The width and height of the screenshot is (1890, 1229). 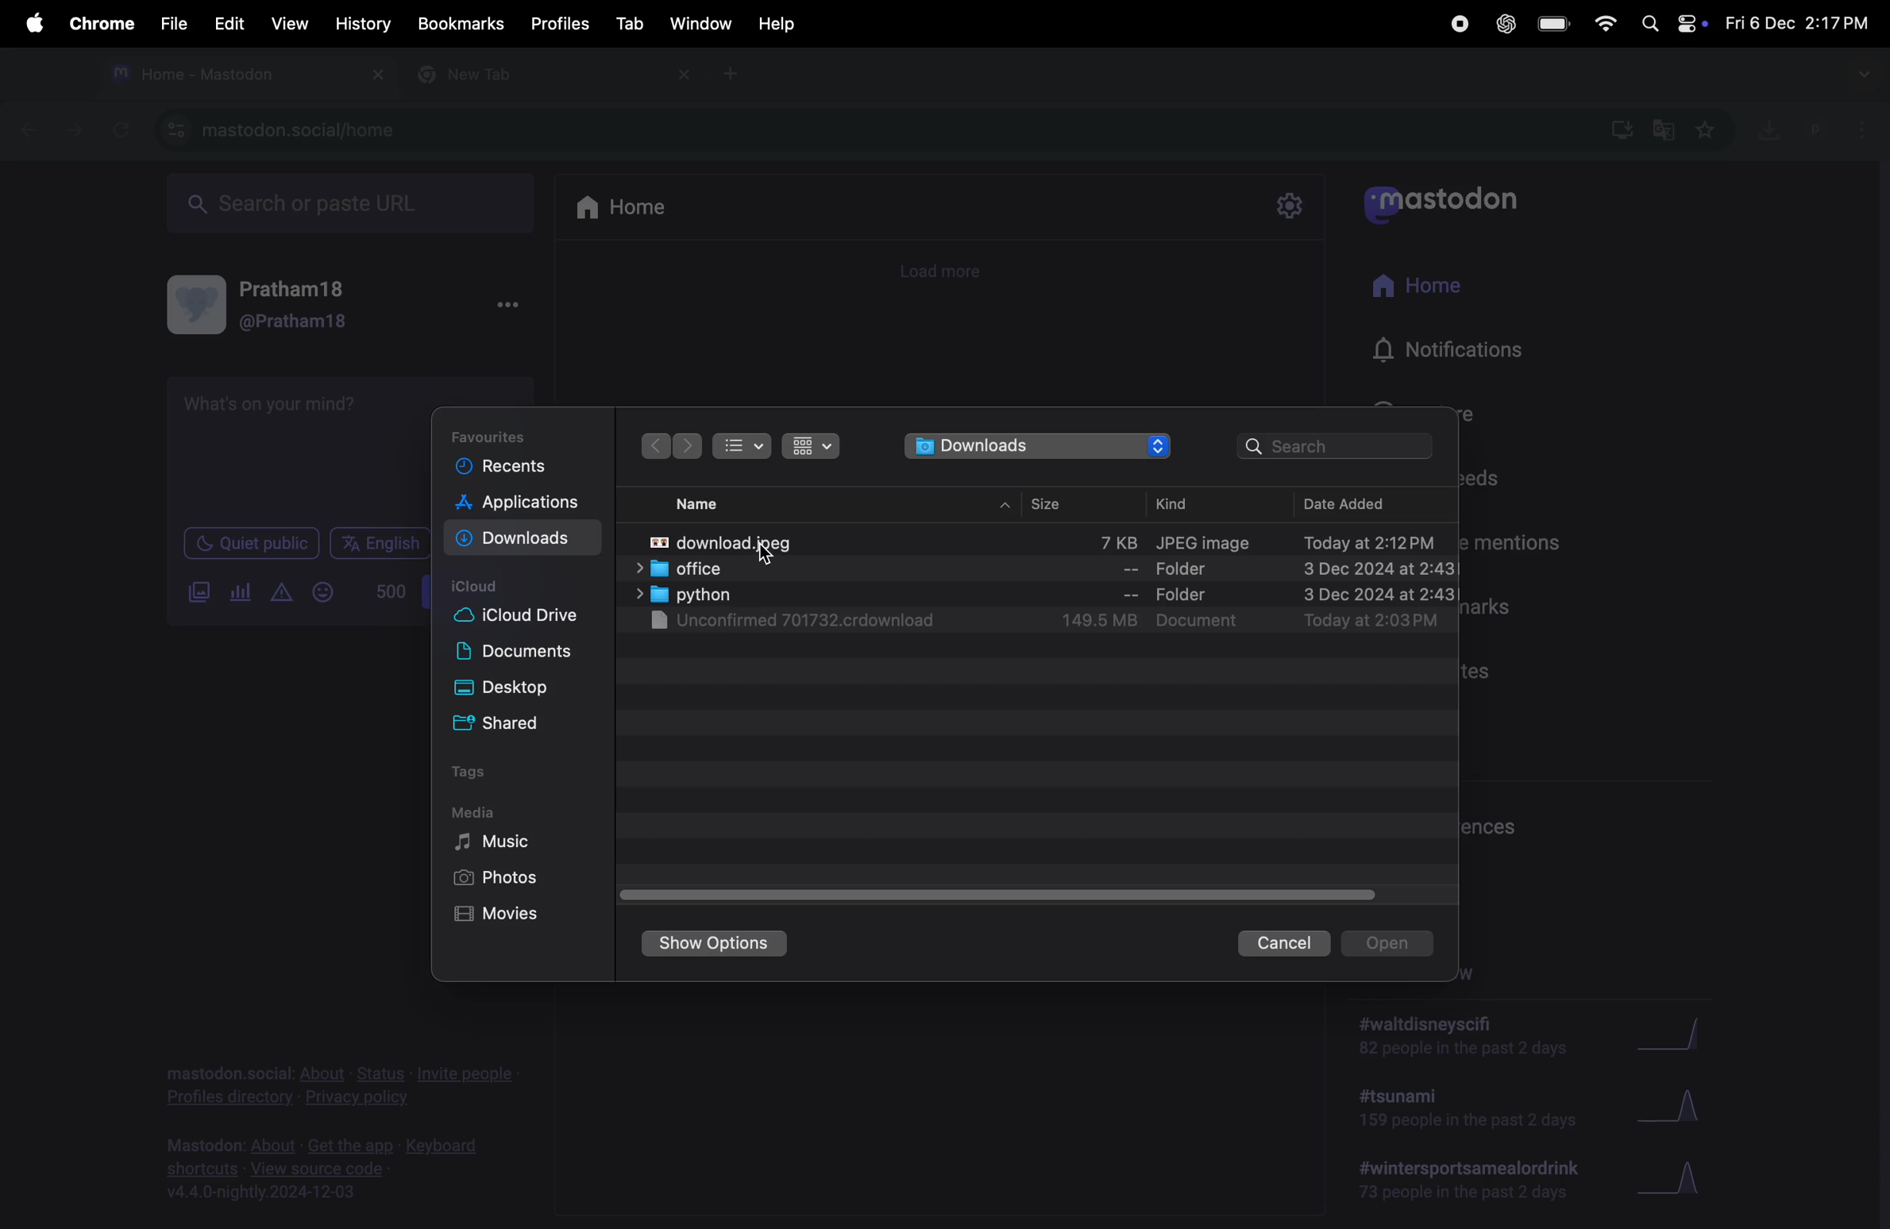 I want to click on Quiet public, so click(x=249, y=545).